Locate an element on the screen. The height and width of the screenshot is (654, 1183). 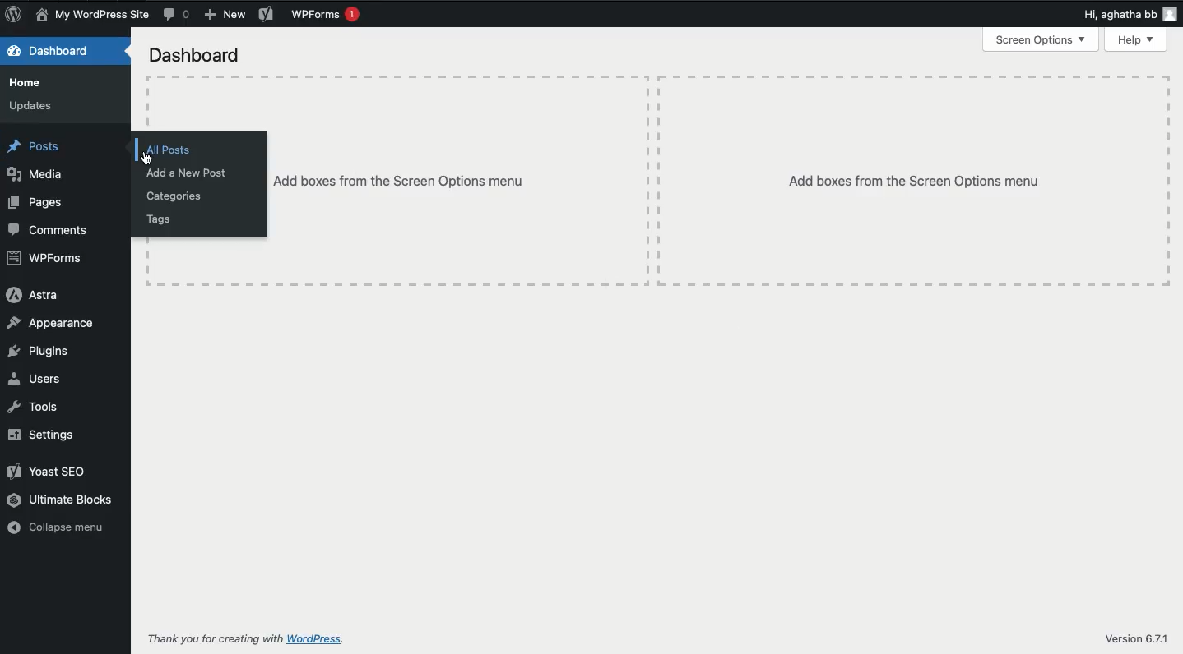
Help is located at coordinates (1135, 39).